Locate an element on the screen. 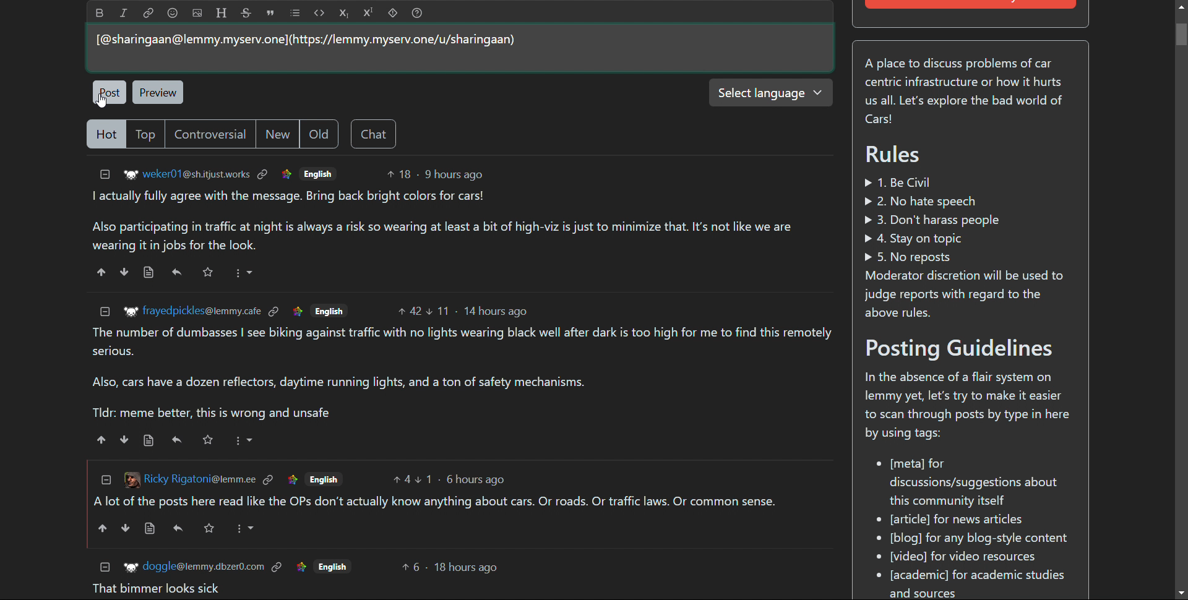 Image resolution: width=1188 pixels, height=600 pixels. upvote is located at coordinates (101, 528).